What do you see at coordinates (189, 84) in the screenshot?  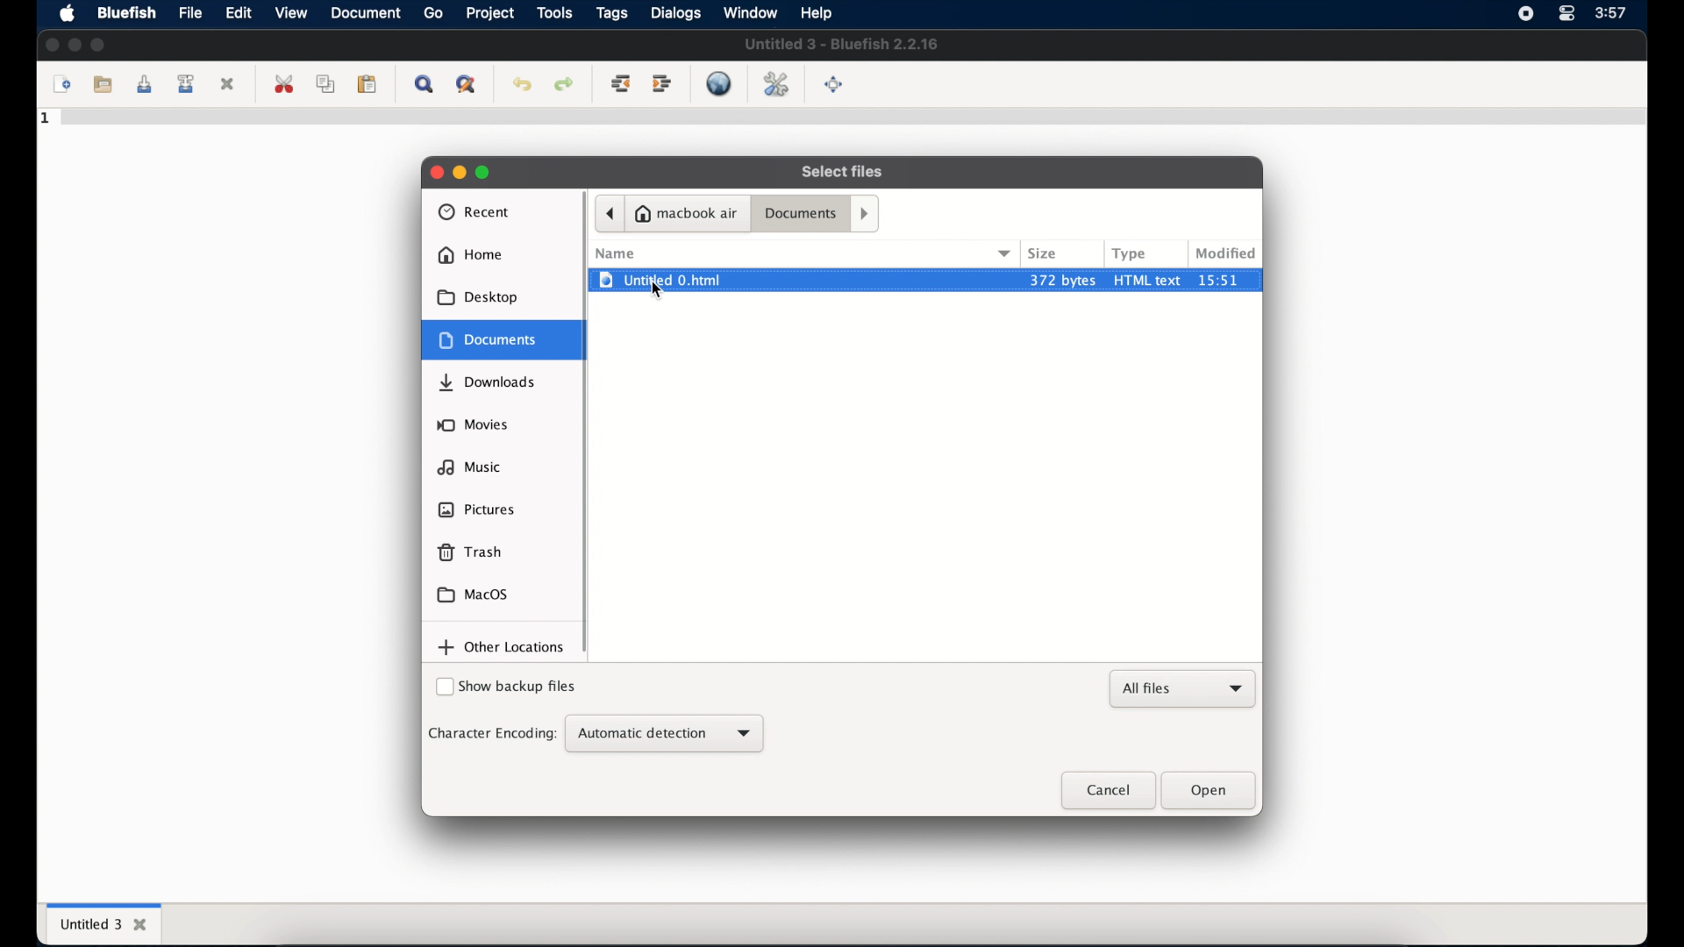 I see `save file as` at bounding box center [189, 84].